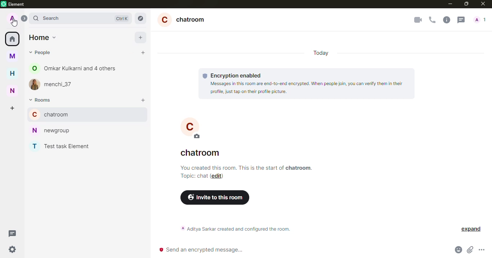  What do you see at coordinates (448, 4) in the screenshot?
I see `minimize` at bounding box center [448, 4].